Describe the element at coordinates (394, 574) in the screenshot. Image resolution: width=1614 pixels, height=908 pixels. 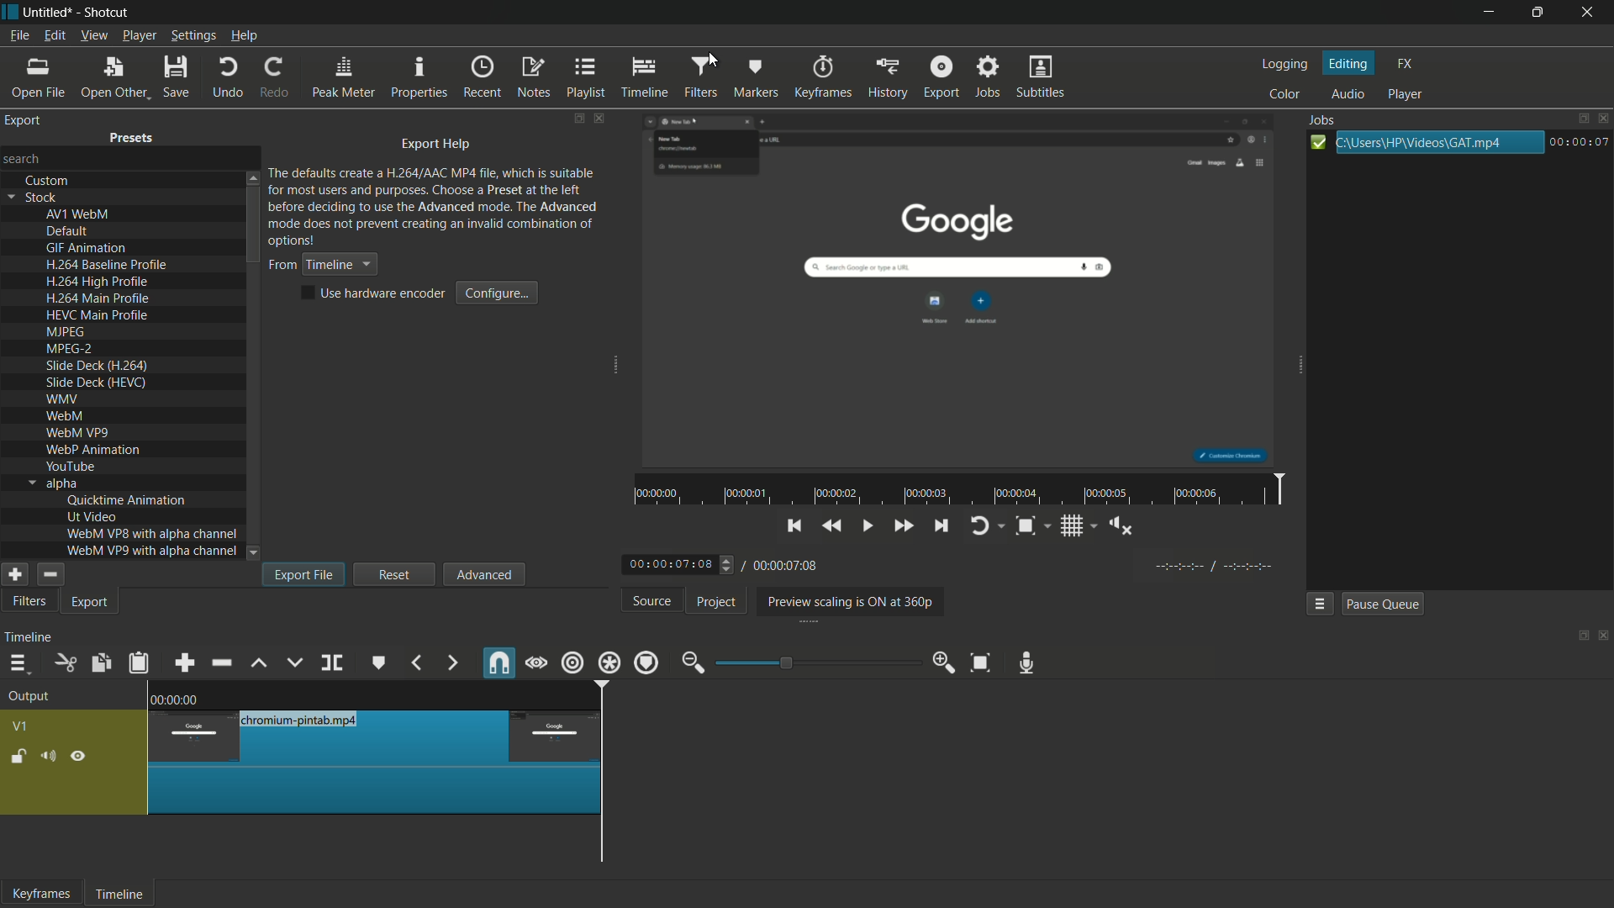
I see `reset` at that location.